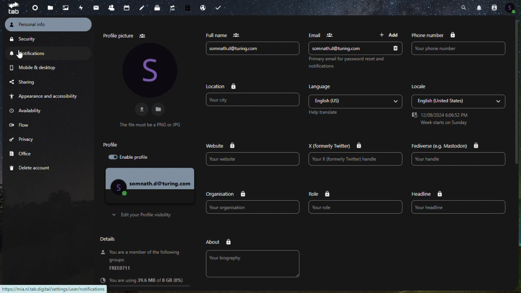  What do you see at coordinates (321, 193) in the screenshot?
I see `role` at bounding box center [321, 193].